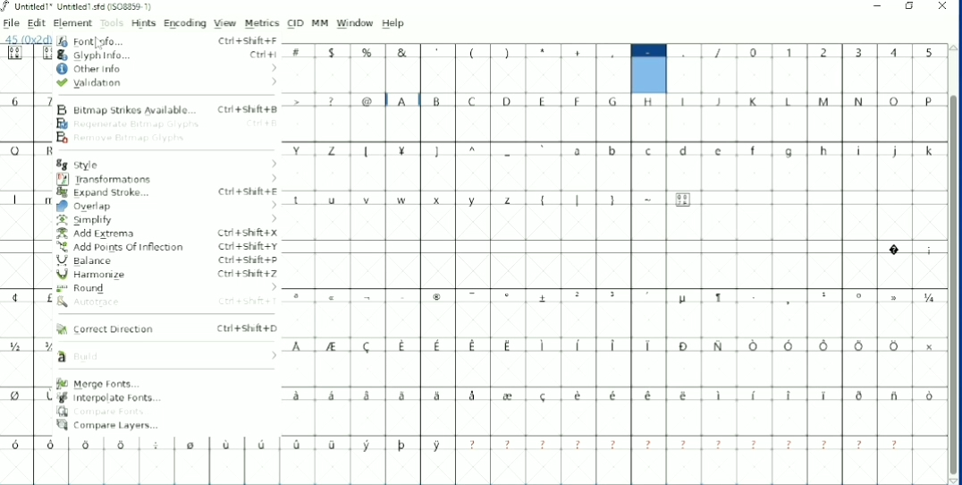 The height and width of the screenshot is (485, 962). Describe the element at coordinates (607, 397) in the screenshot. I see `Symbols` at that location.